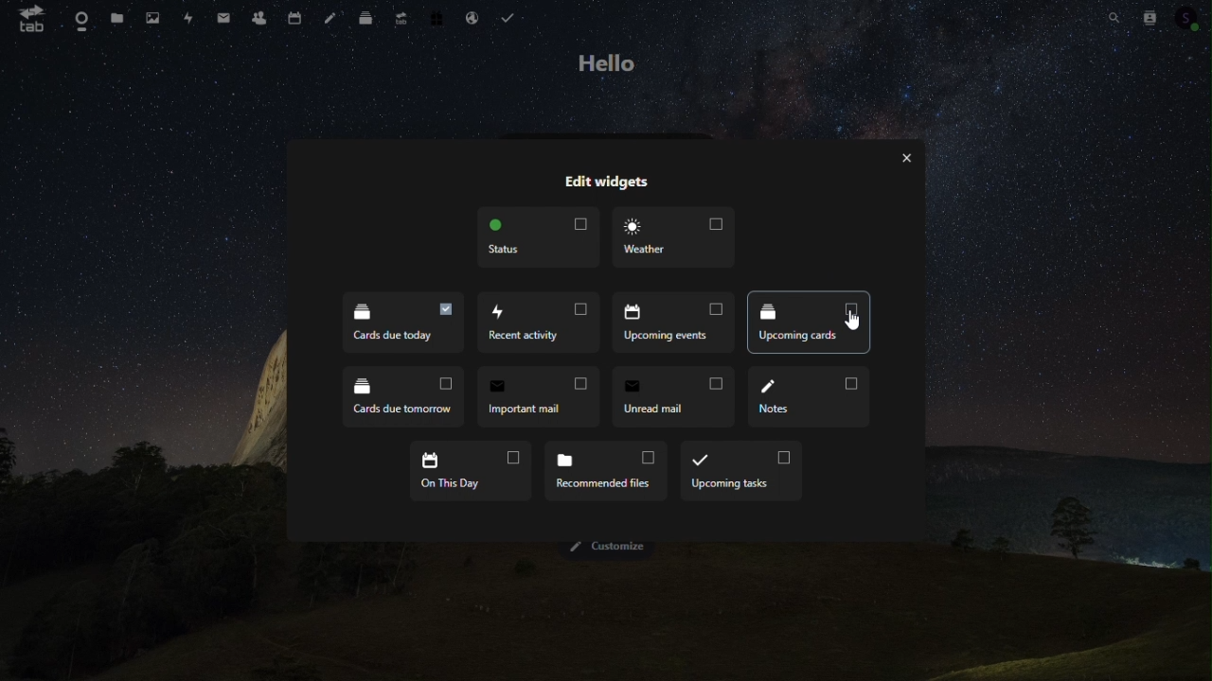 Image resolution: width=1212 pixels, height=681 pixels. I want to click on Calendar, so click(298, 18).